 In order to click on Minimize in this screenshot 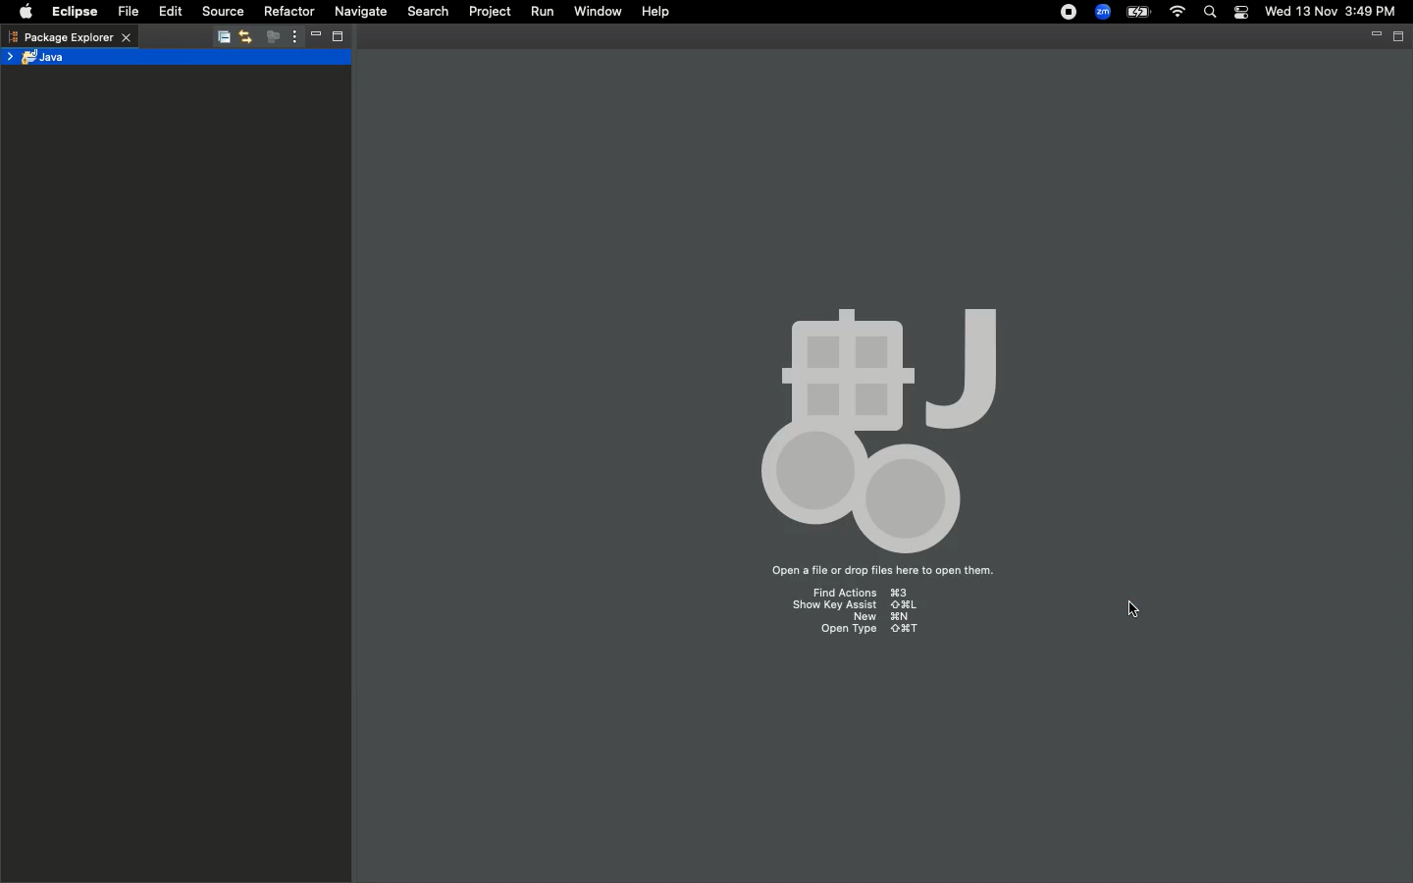, I will do `click(1374, 38)`.